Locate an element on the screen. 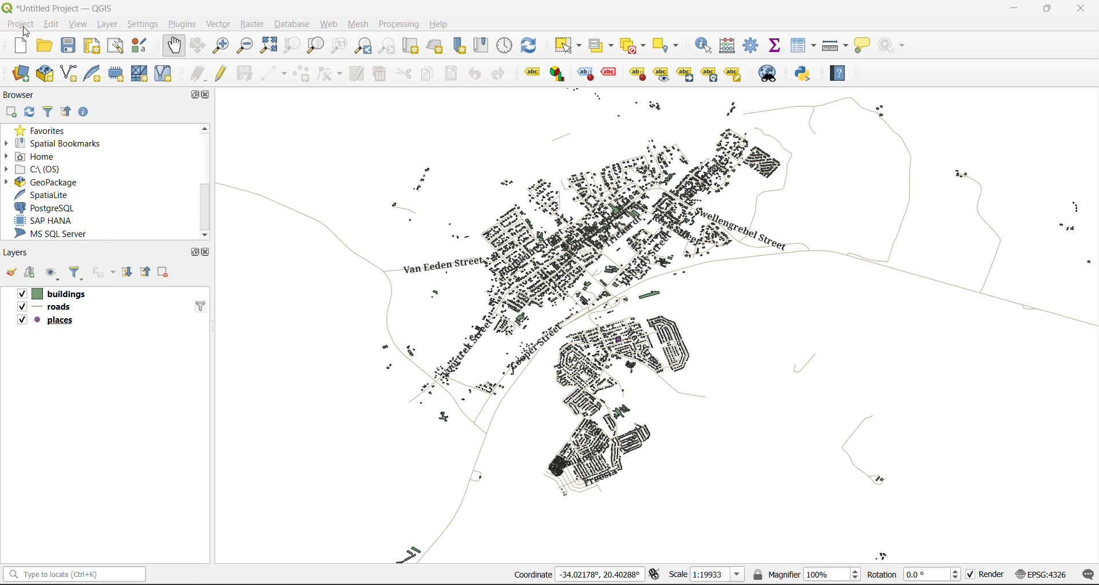 Image resolution: width=1099 pixels, height=585 pixels. pan selection is located at coordinates (199, 45).